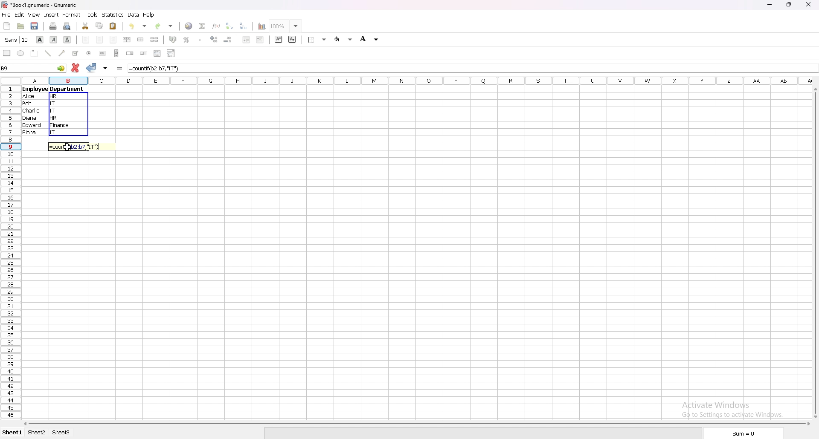 The width and height of the screenshot is (819, 439). Describe the element at coordinates (47, 54) in the screenshot. I see `line` at that location.